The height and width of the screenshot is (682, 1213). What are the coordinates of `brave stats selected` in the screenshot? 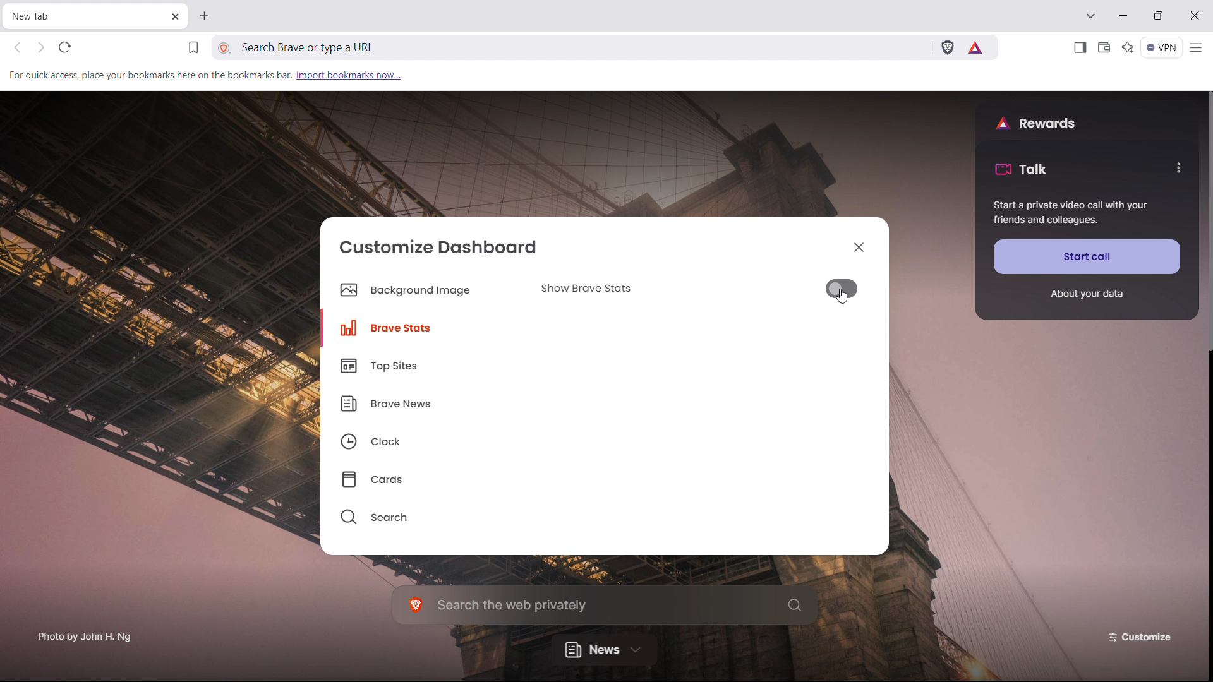 It's located at (414, 327).